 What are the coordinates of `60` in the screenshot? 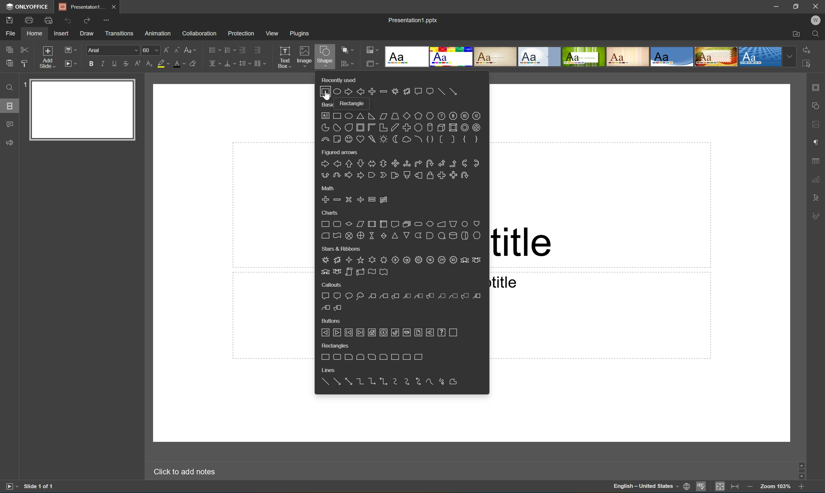 It's located at (150, 50).